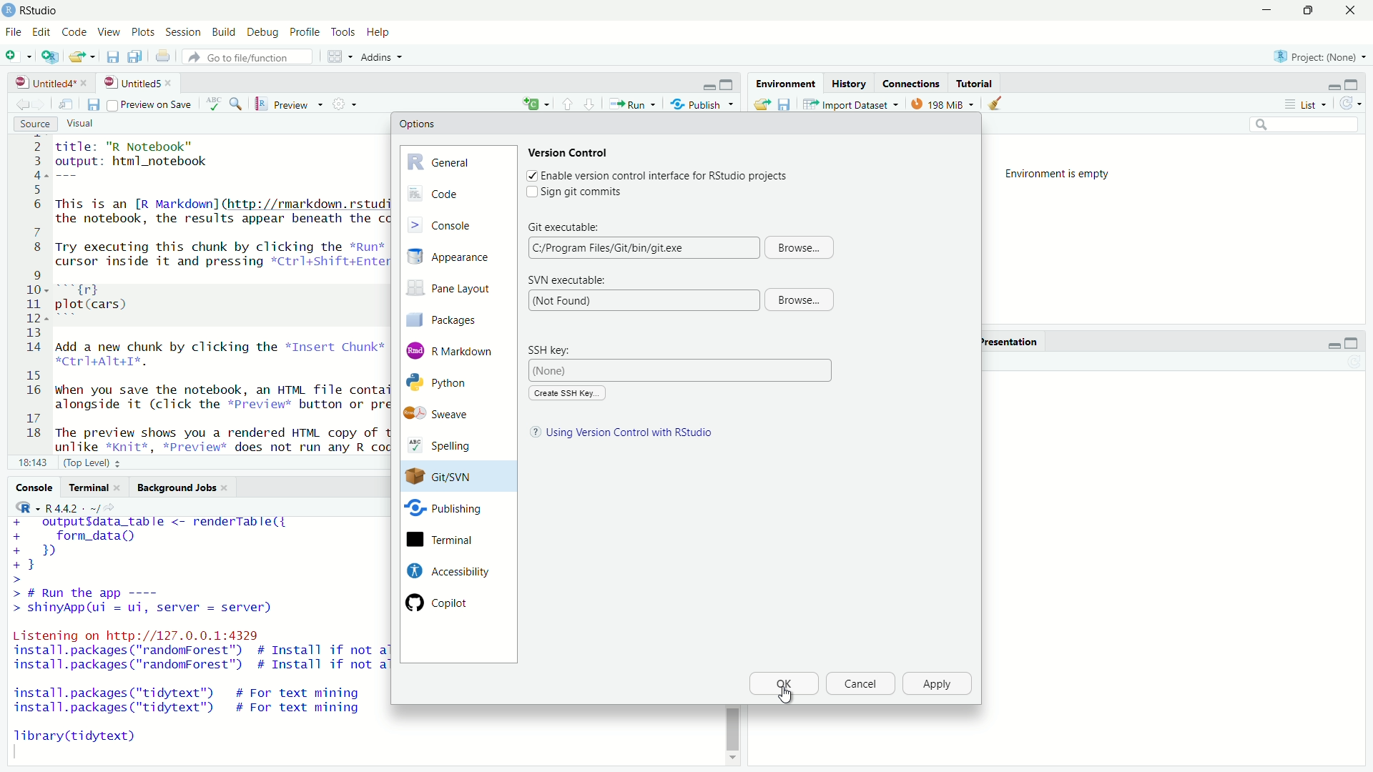 The width and height of the screenshot is (1373, 772). Describe the element at coordinates (1332, 86) in the screenshot. I see `minimize` at that location.